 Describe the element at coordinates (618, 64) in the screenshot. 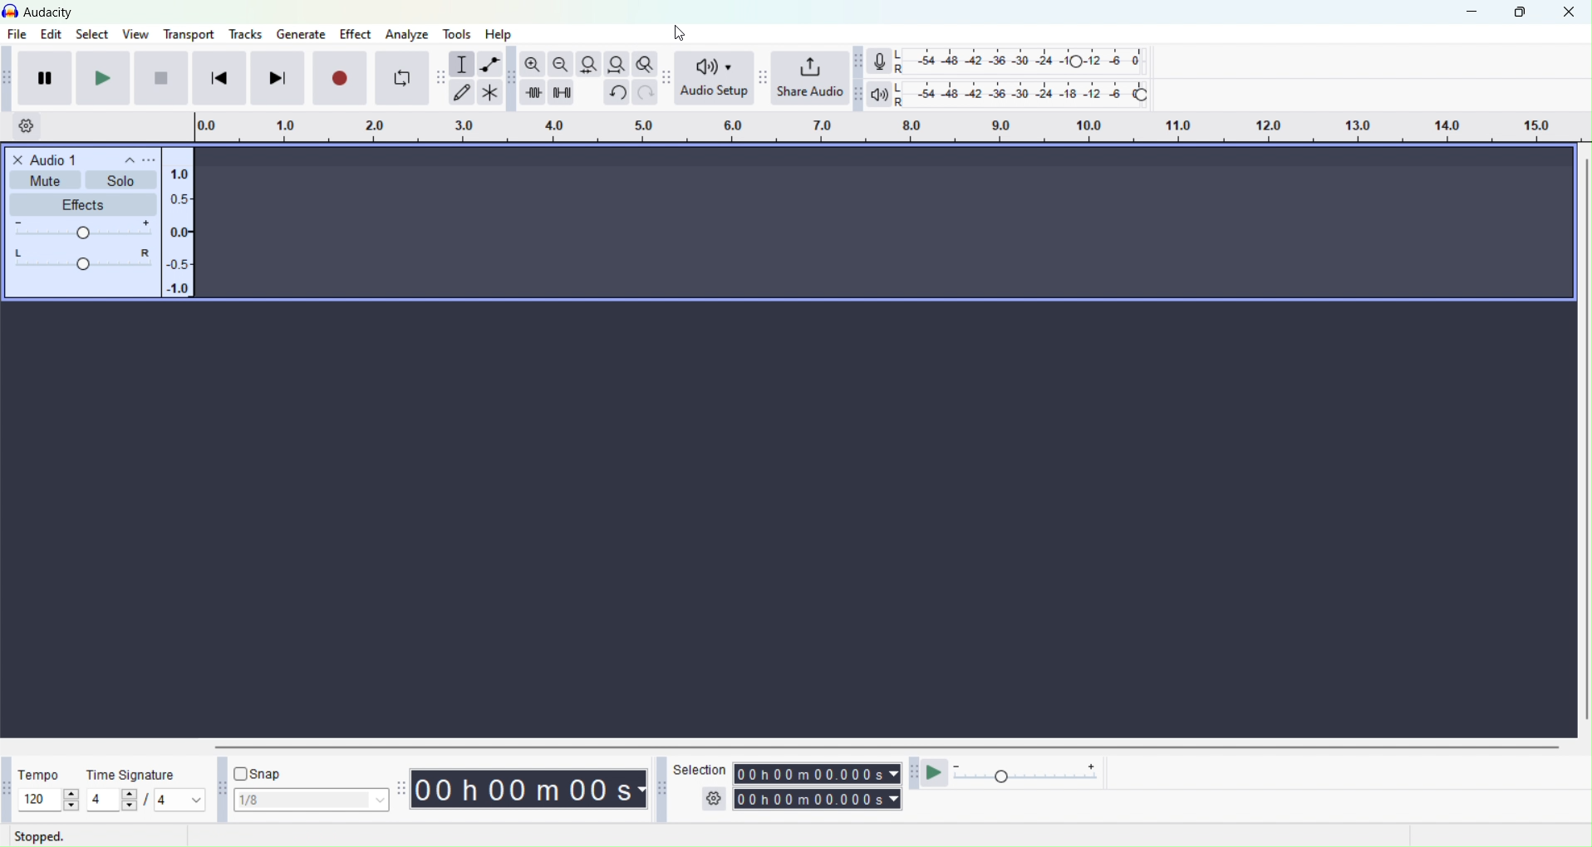

I see `Fit project to width` at that location.